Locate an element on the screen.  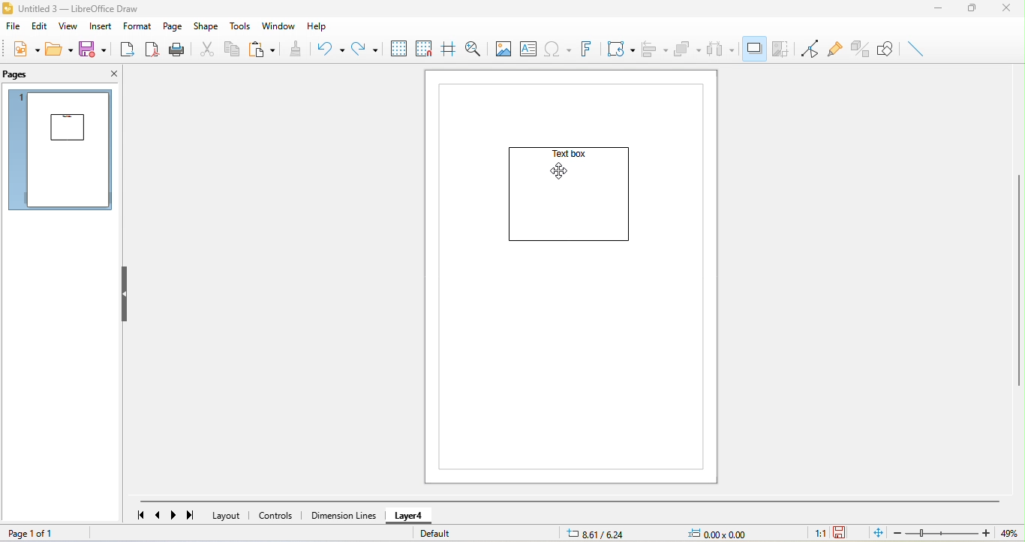
page is located at coordinates (171, 26).